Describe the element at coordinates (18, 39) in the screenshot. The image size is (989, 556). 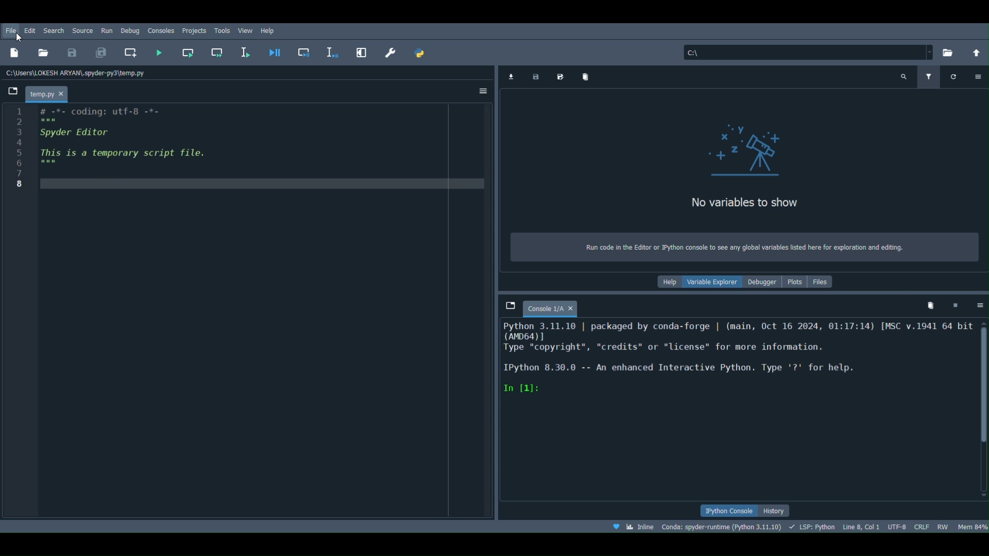
I see `Cursor` at that location.